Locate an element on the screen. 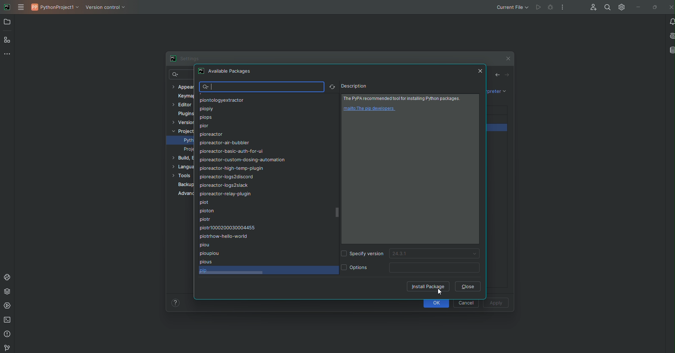 The image size is (675, 353). Code with me is located at coordinates (593, 7).